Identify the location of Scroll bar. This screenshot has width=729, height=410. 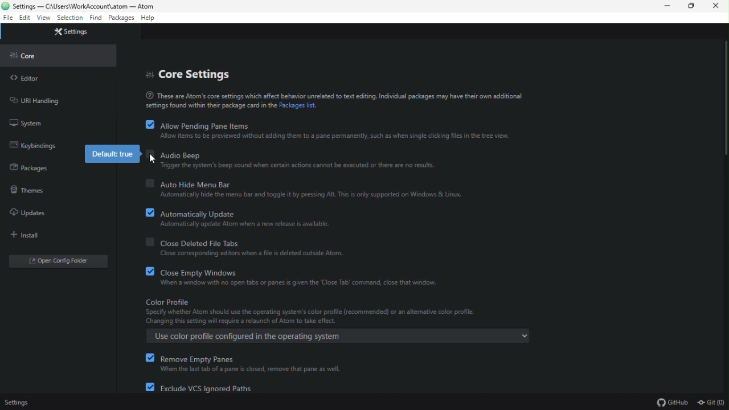
(724, 214).